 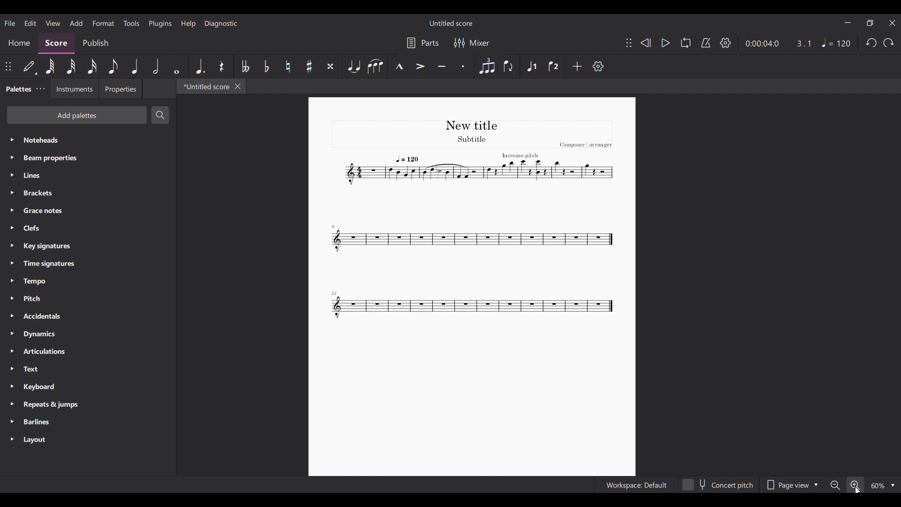 What do you see at coordinates (88, 387) in the screenshot?
I see `Keyboard` at bounding box center [88, 387].